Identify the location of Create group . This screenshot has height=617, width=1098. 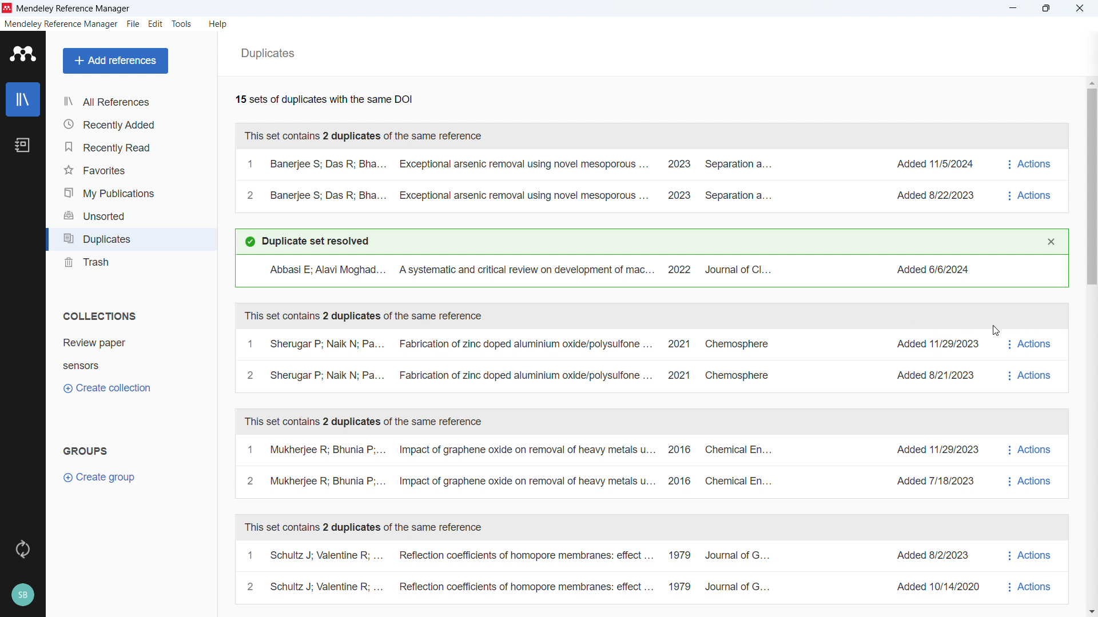
(101, 479).